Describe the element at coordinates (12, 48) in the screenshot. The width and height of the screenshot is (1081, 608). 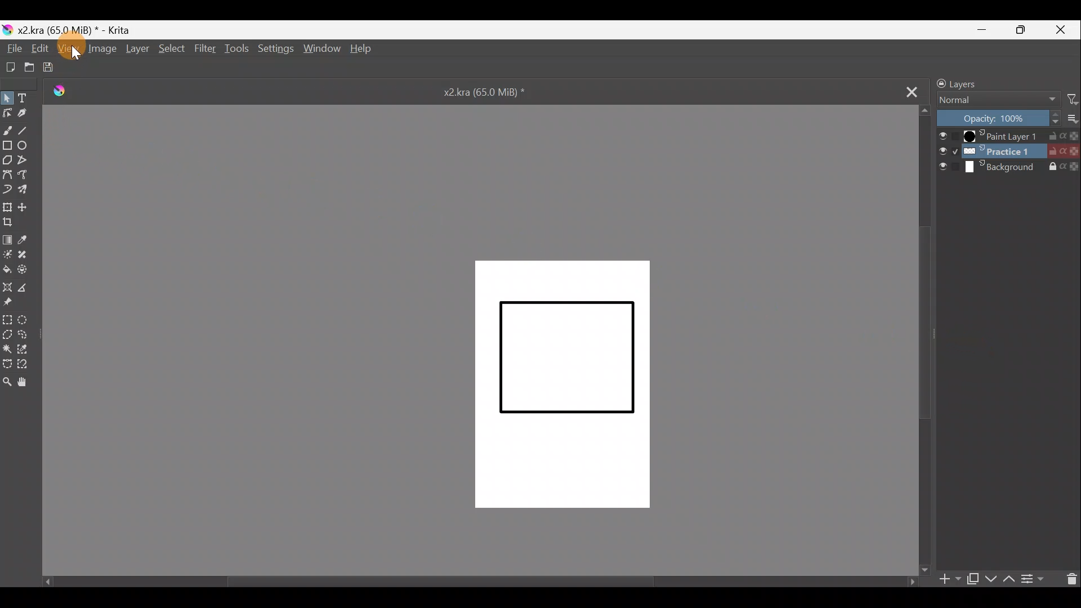
I see `File` at that location.